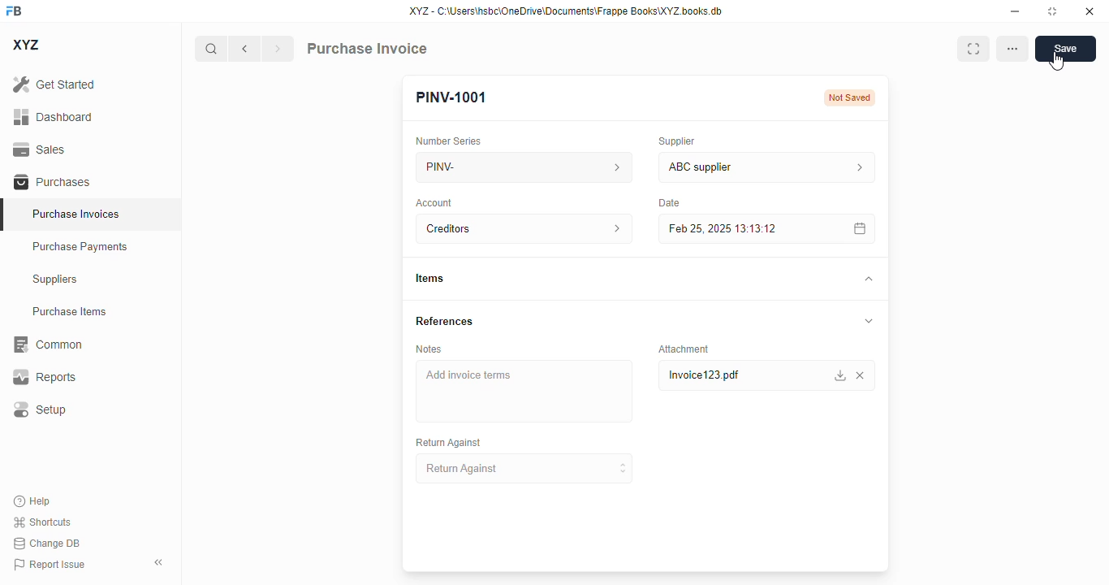 Image resolution: width=1109 pixels, height=585 pixels. What do you see at coordinates (80, 246) in the screenshot?
I see `purchase payments` at bounding box center [80, 246].